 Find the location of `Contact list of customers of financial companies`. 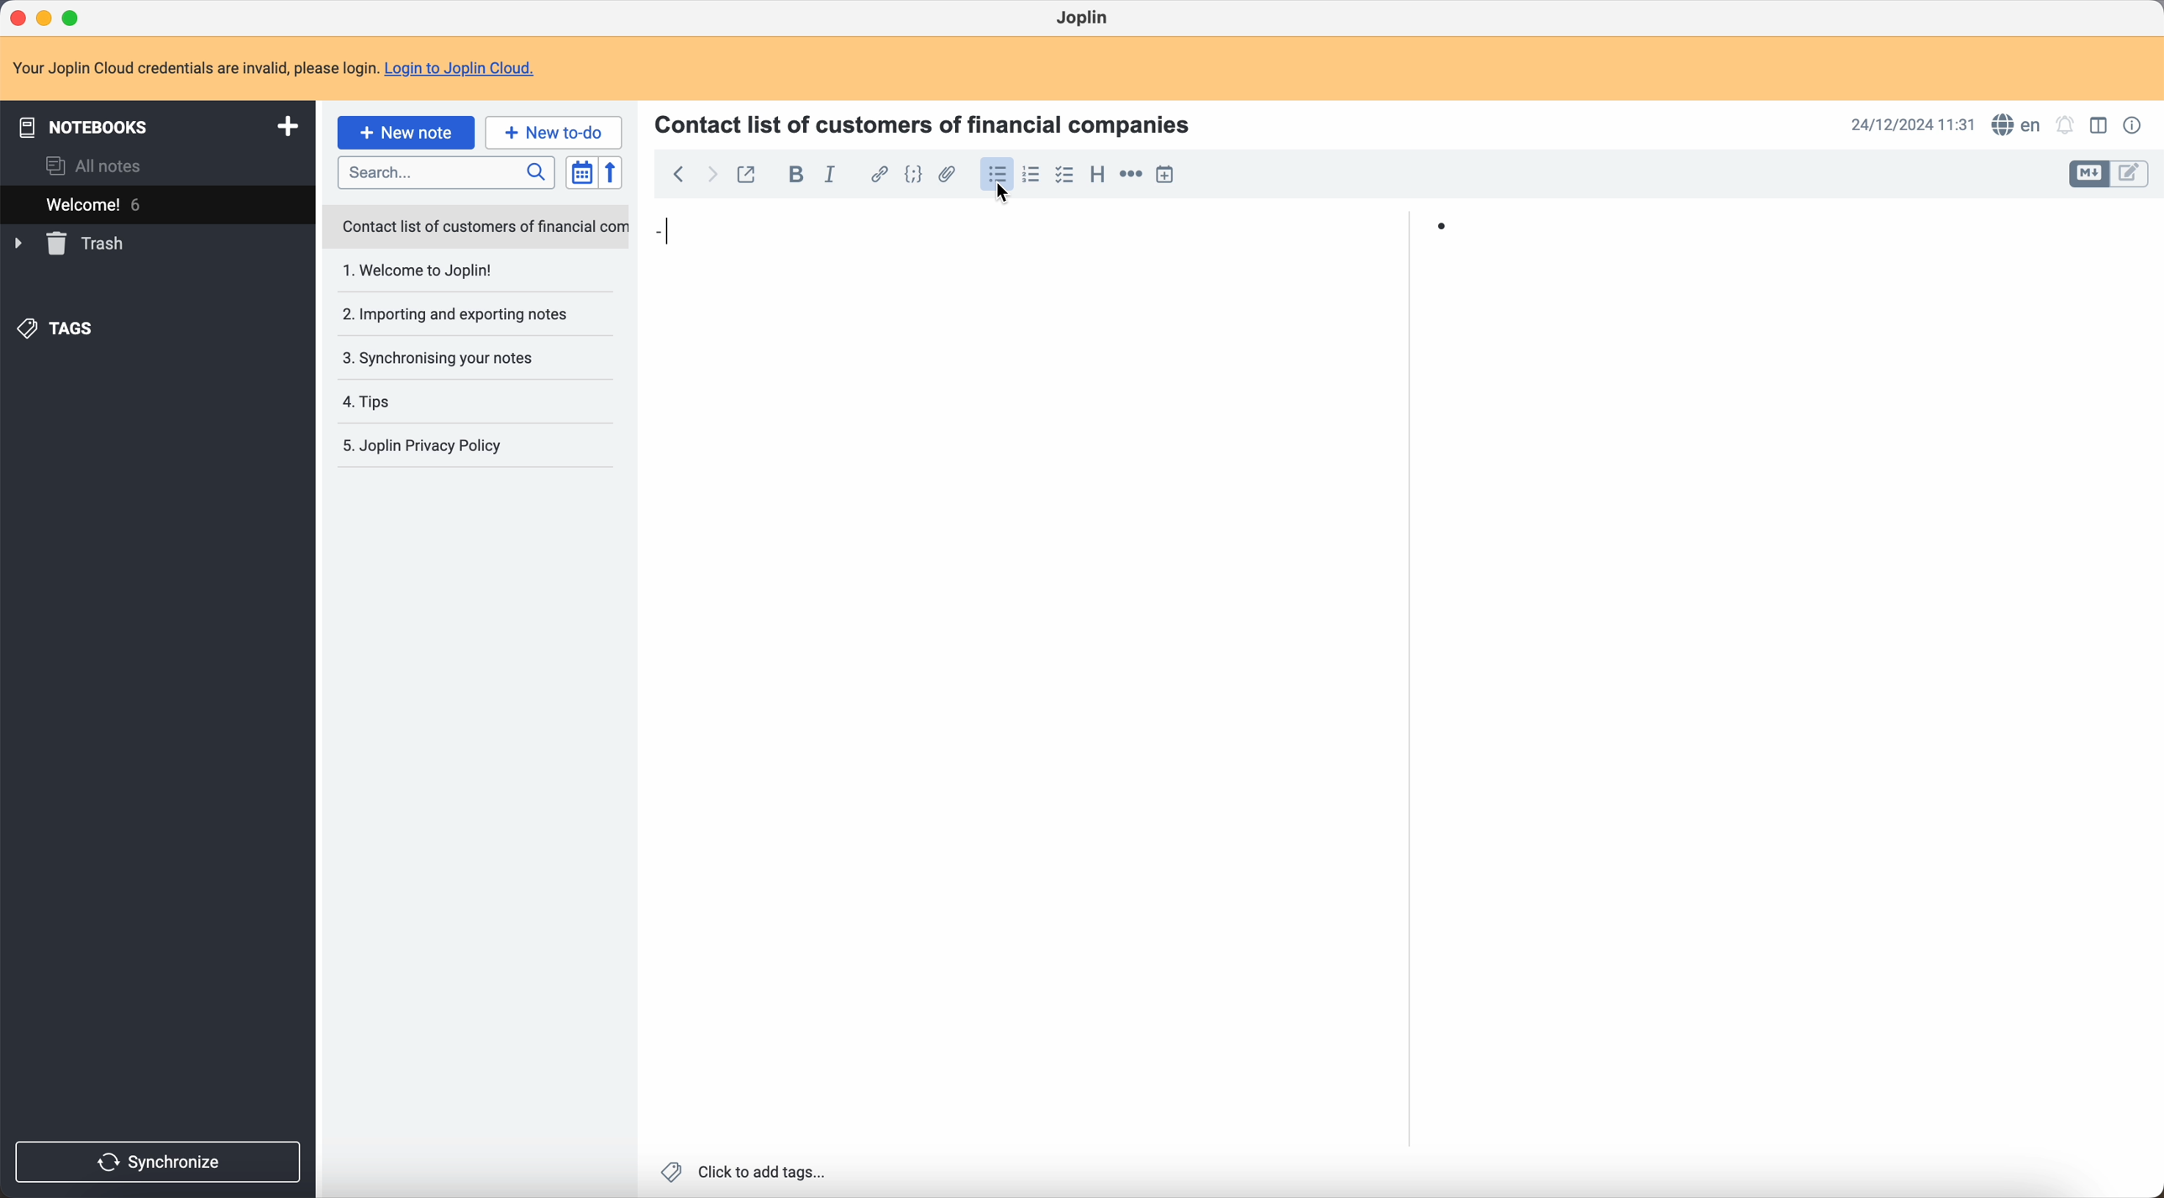

Contact list of customers of financial companies is located at coordinates (933, 123).